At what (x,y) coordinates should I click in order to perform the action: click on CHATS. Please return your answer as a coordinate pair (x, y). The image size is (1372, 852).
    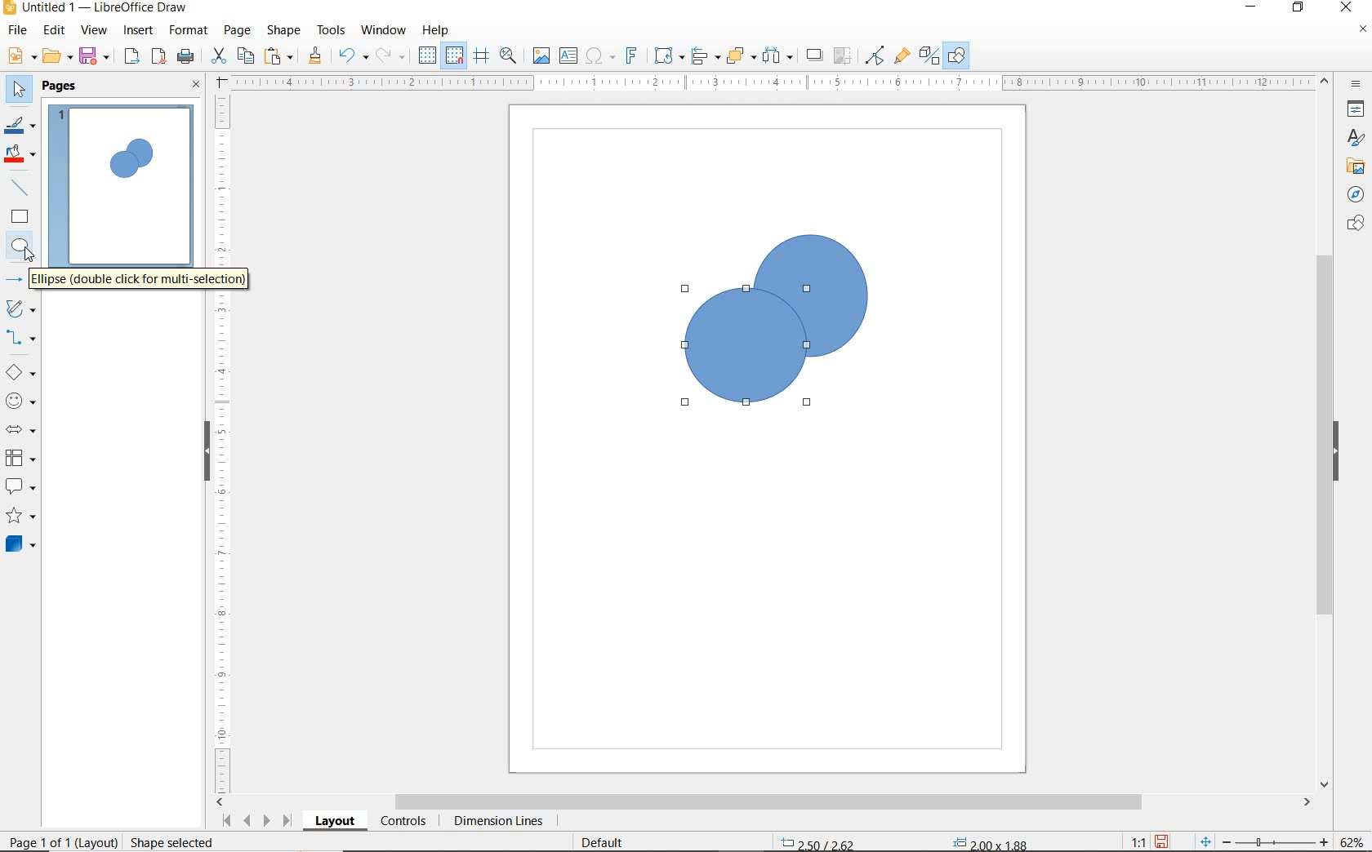
    Looking at the image, I should click on (1352, 231).